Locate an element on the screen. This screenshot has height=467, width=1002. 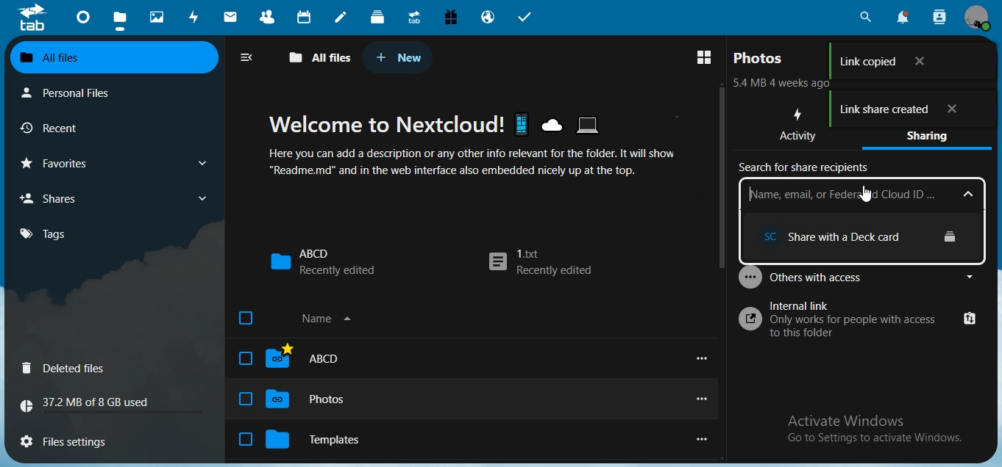
all files is located at coordinates (112, 58).